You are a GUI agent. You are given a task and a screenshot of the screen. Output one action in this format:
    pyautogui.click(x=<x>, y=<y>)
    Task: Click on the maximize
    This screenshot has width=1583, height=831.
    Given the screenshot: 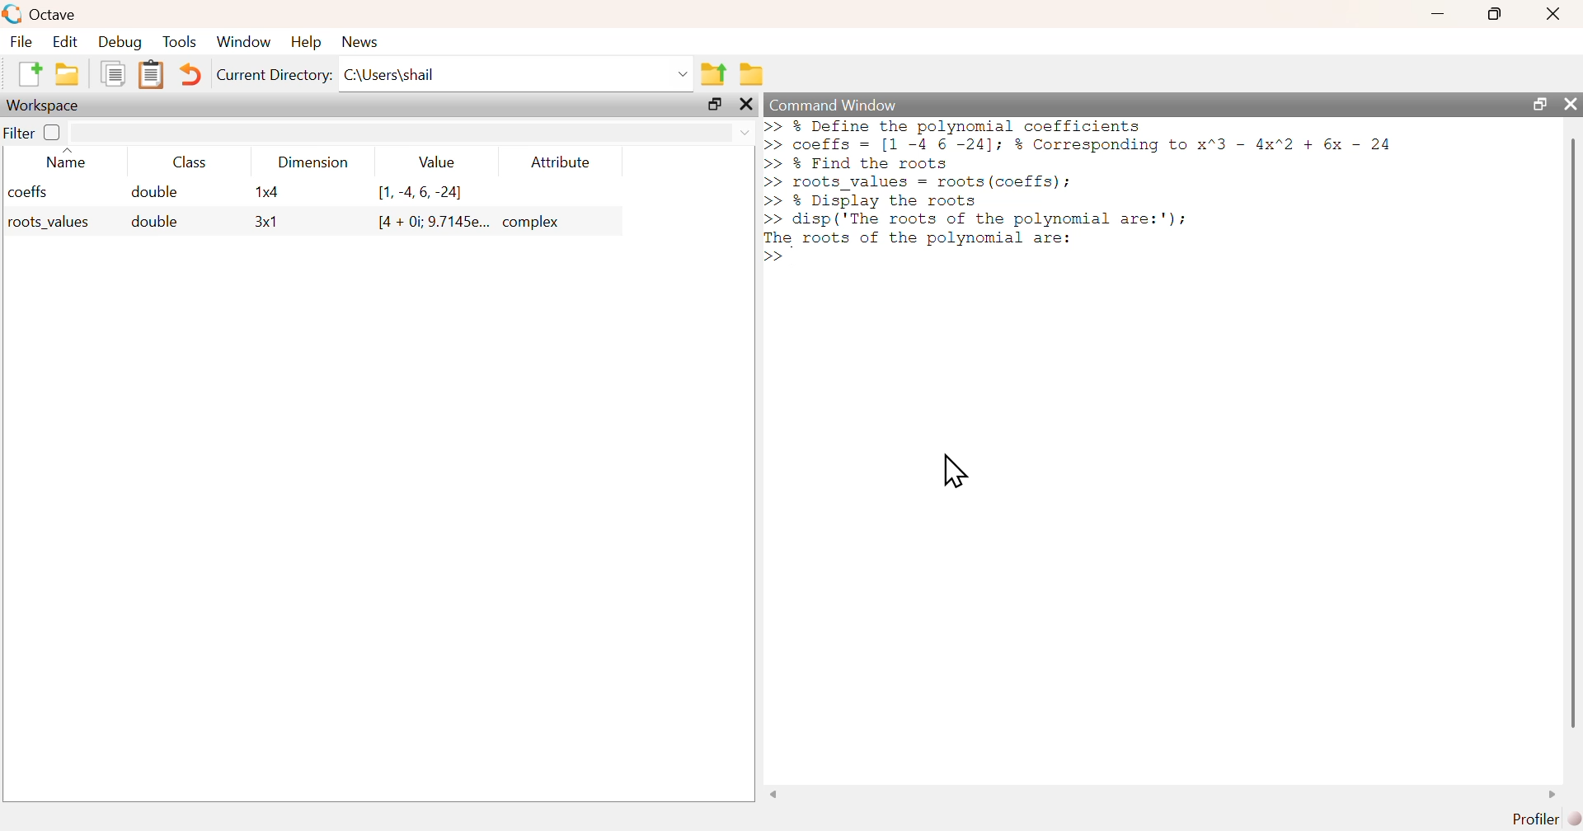 What is the action you would take?
    pyautogui.click(x=714, y=105)
    